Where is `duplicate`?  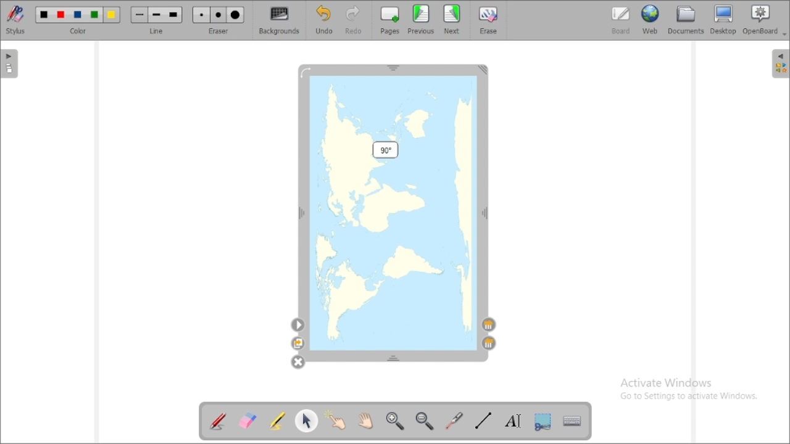
duplicate is located at coordinates (297, 343).